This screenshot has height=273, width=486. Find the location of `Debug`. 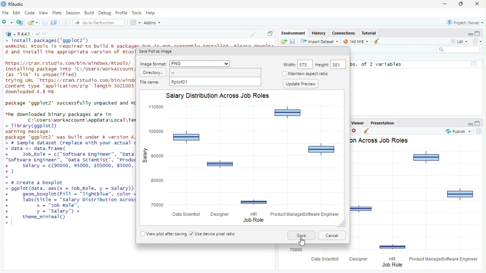

Debug is located at coordinates (105, 13).